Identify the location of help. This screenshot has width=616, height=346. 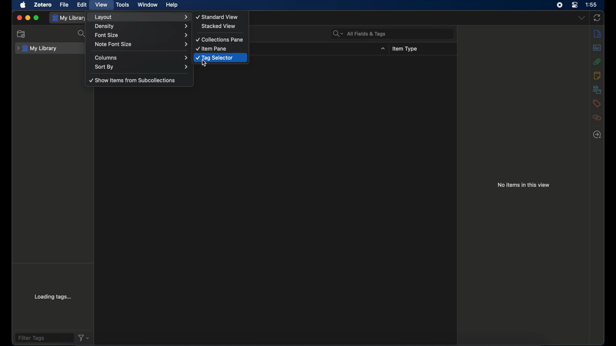
(172, 5).